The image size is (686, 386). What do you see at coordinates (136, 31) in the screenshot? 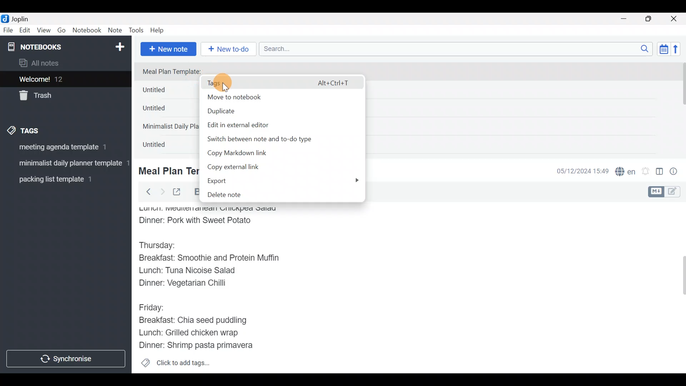
I see `Tools` at bounding box center [136, 31].